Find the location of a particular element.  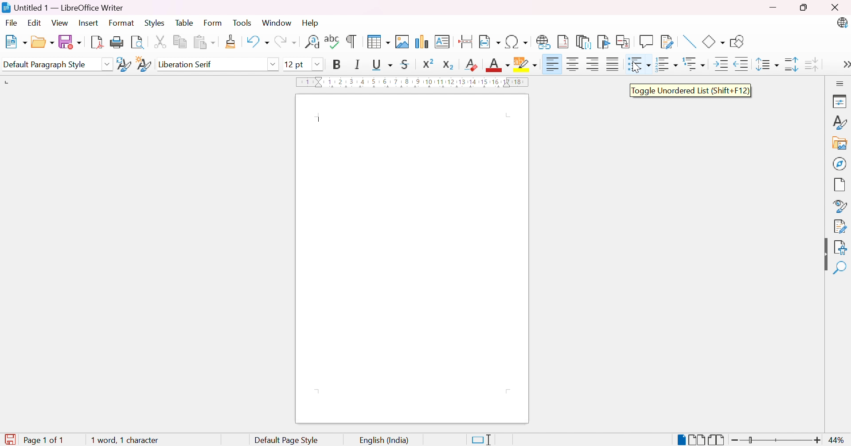

Default page style is located at coordinates (288, 440).